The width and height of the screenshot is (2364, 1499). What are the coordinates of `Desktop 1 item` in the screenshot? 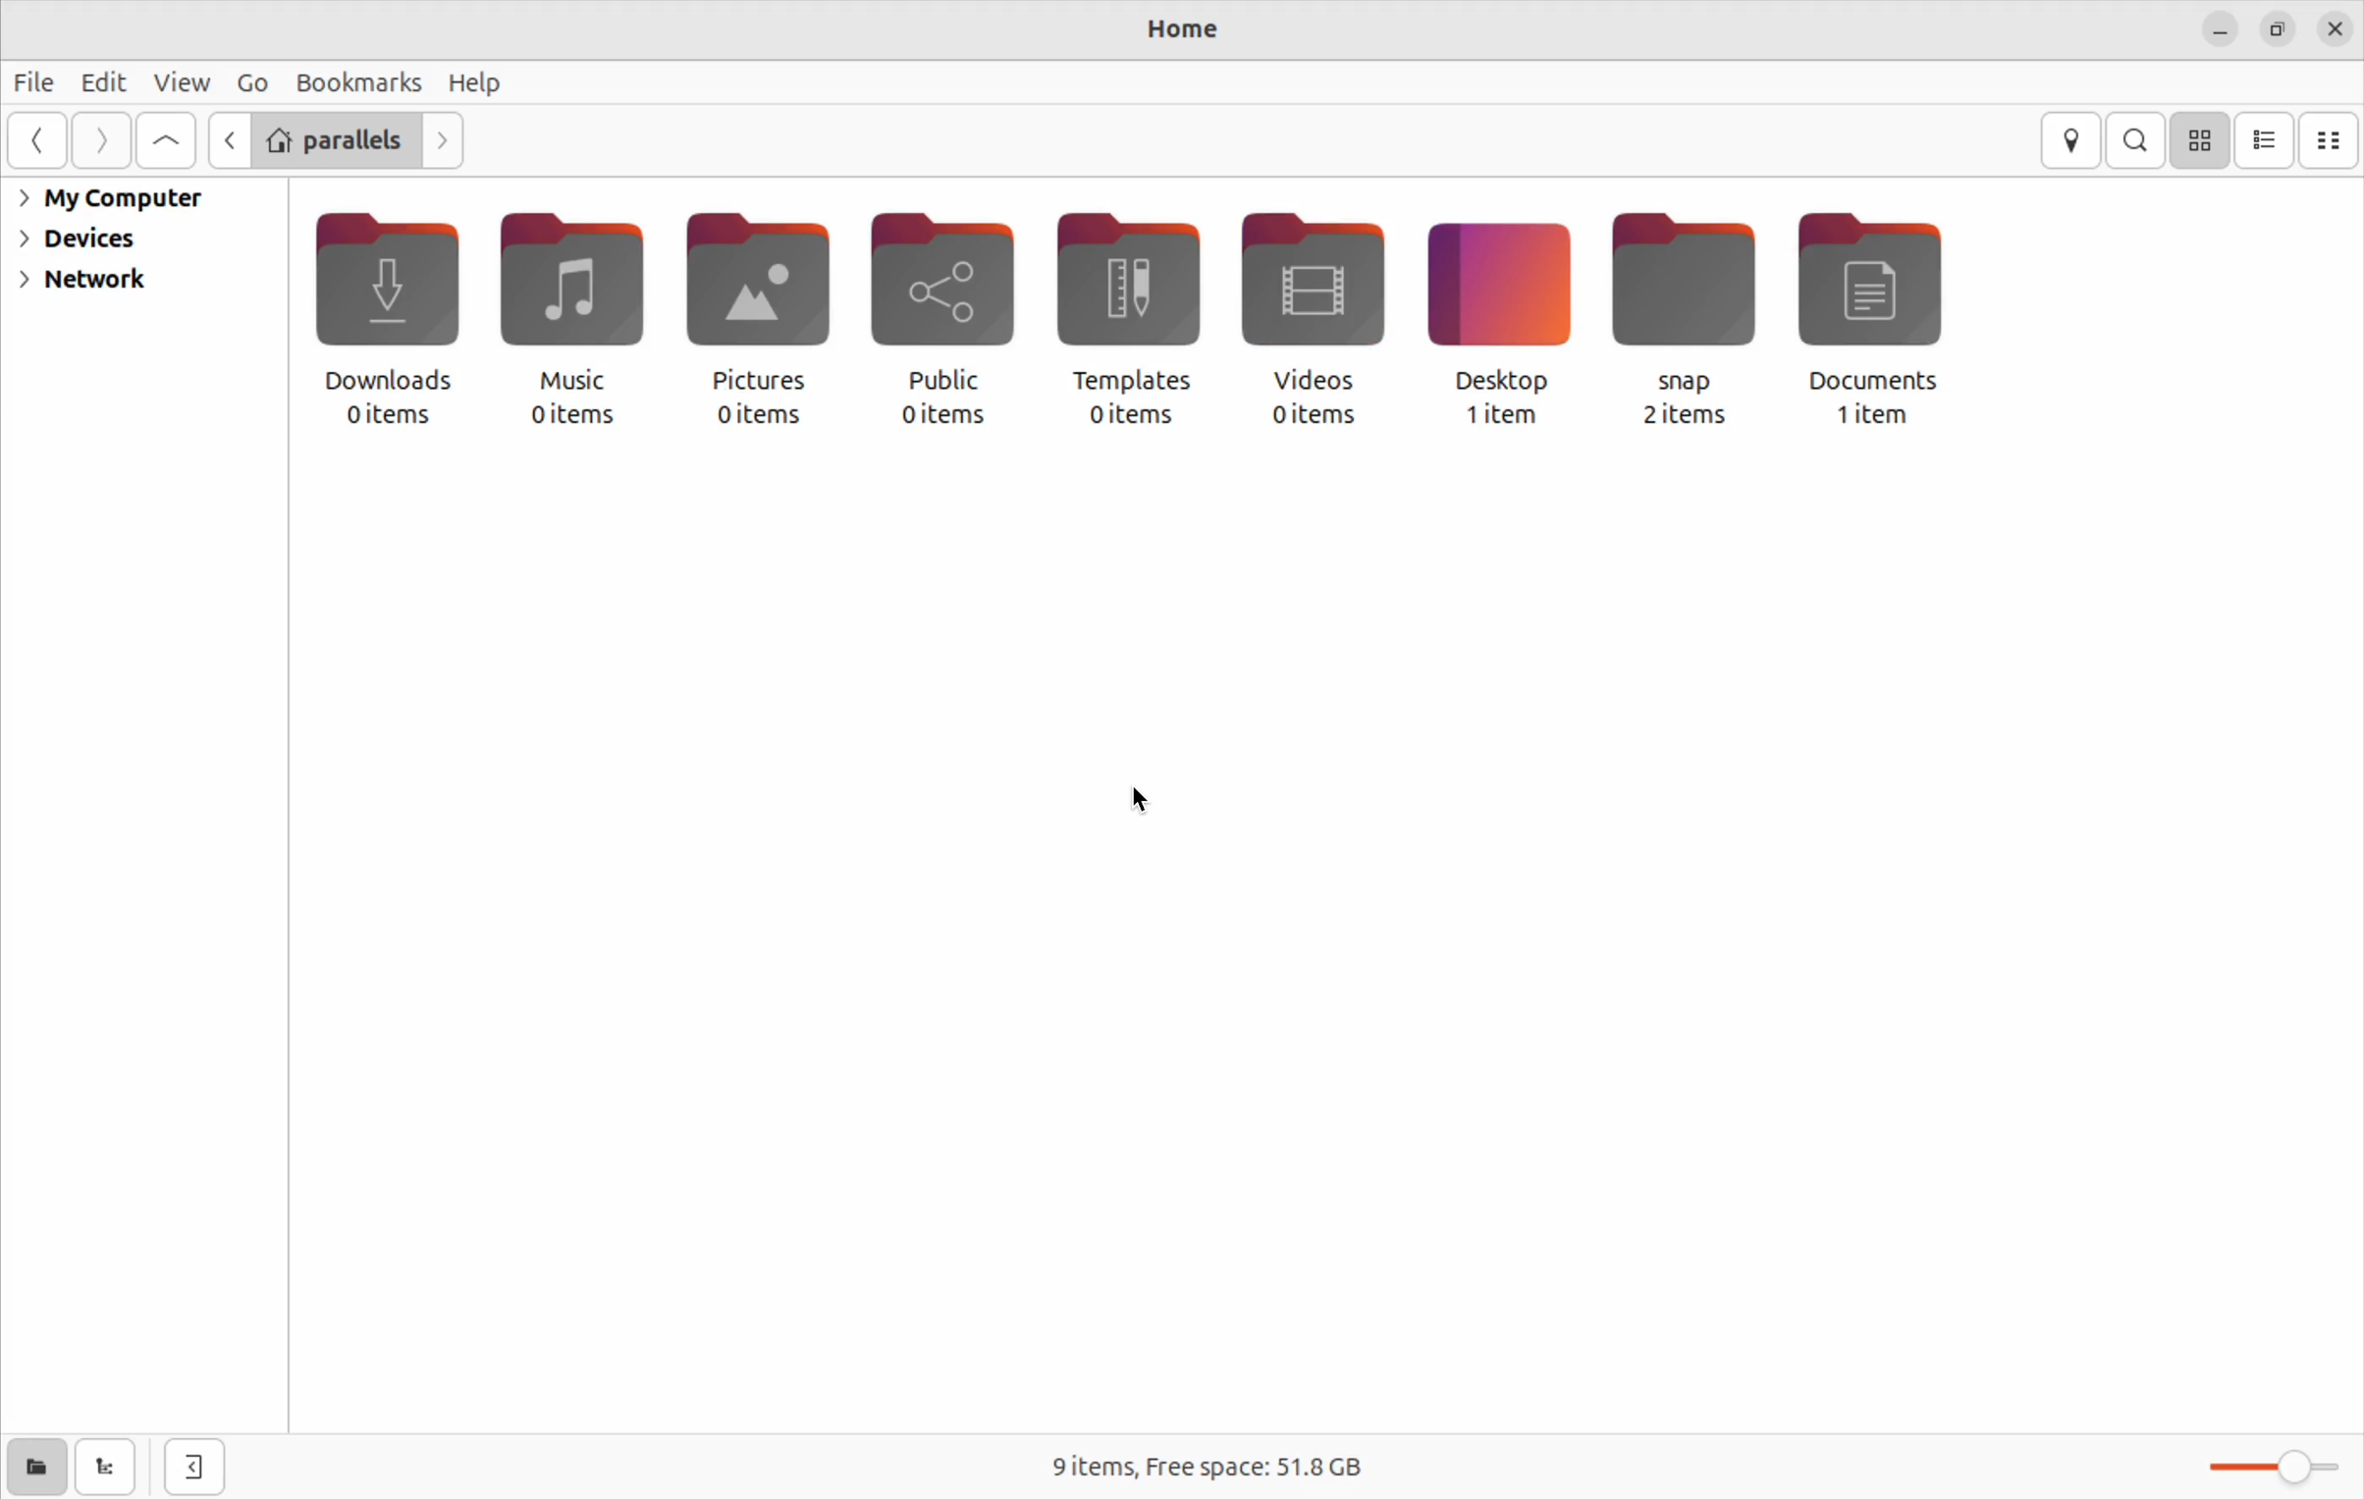 It's located at (1491, 326).